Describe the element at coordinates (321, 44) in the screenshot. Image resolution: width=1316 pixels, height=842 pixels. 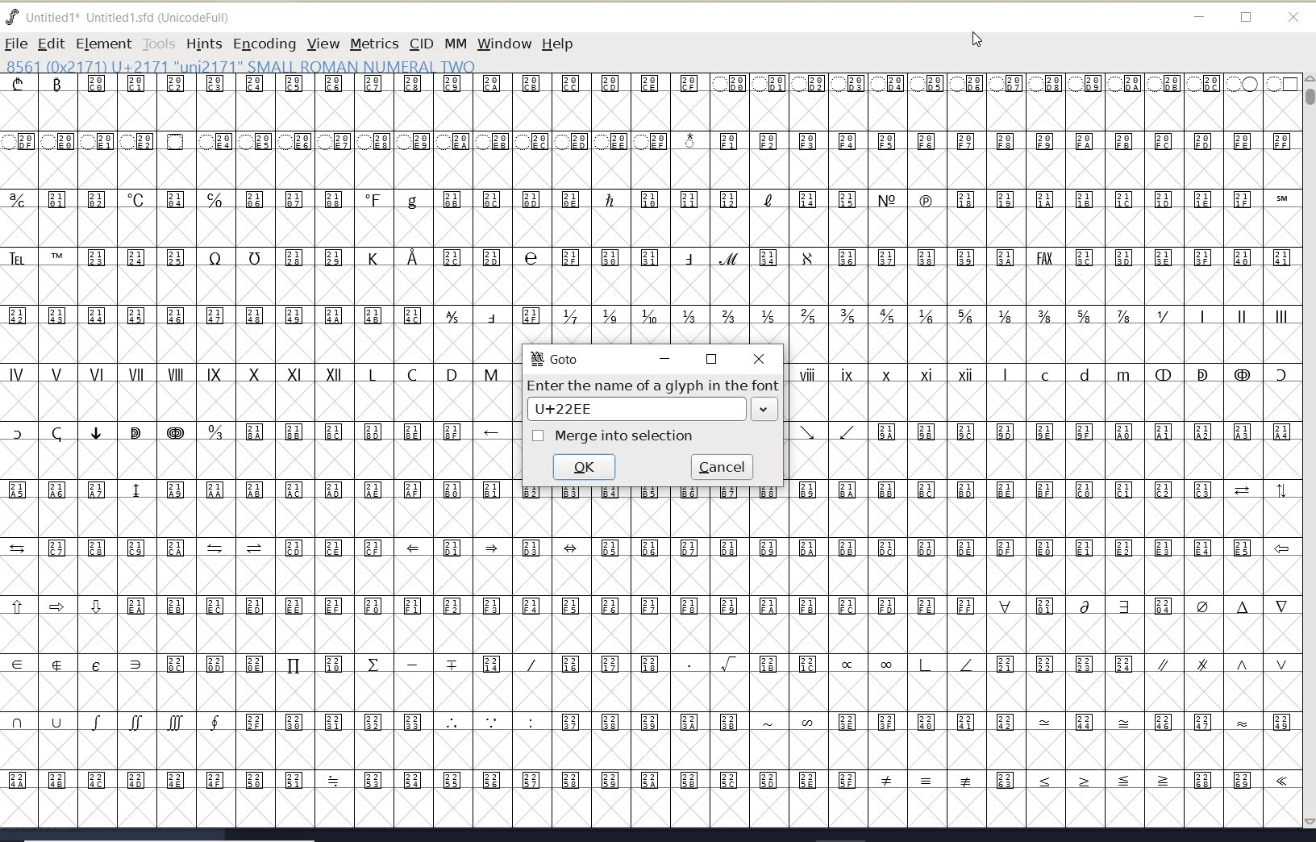
I see `VIEW` at that location.